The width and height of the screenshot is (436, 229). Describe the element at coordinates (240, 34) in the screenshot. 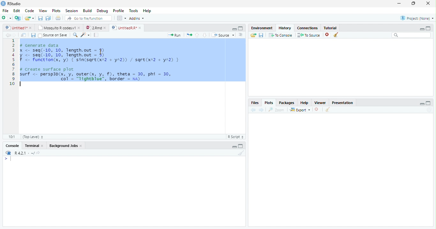

I see `Show document outline` at that location.